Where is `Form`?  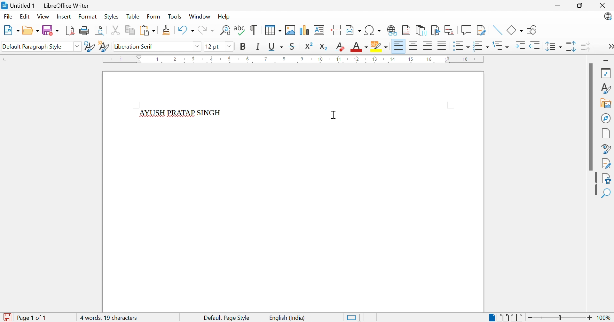 Form is located at coordinates (154, 16).